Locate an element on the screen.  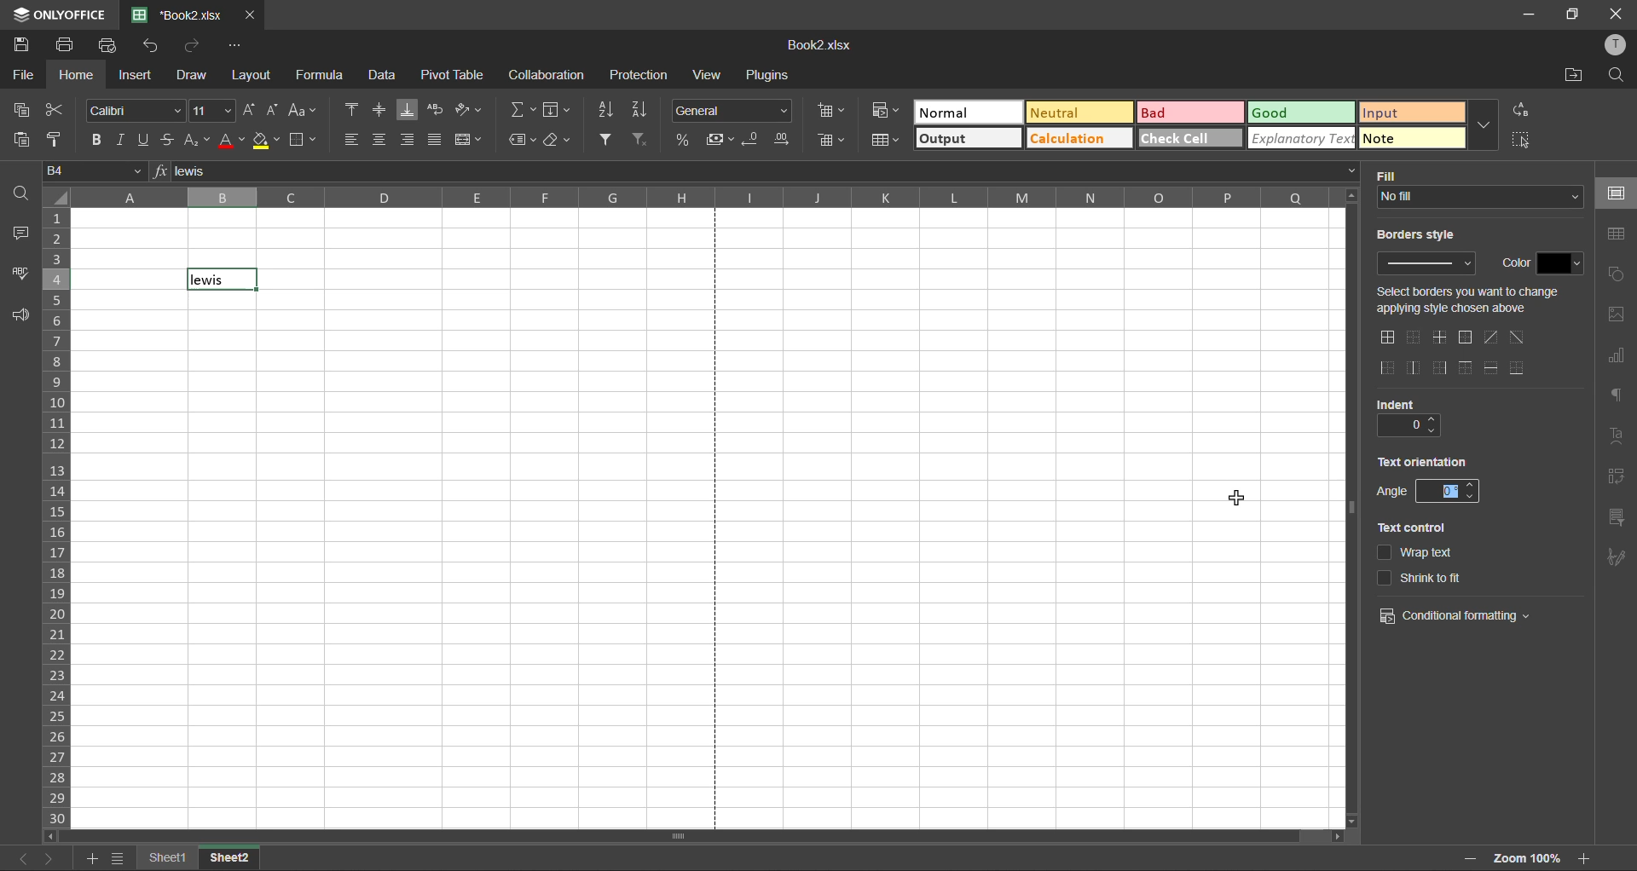
table is located at coordinates (1617, 236).